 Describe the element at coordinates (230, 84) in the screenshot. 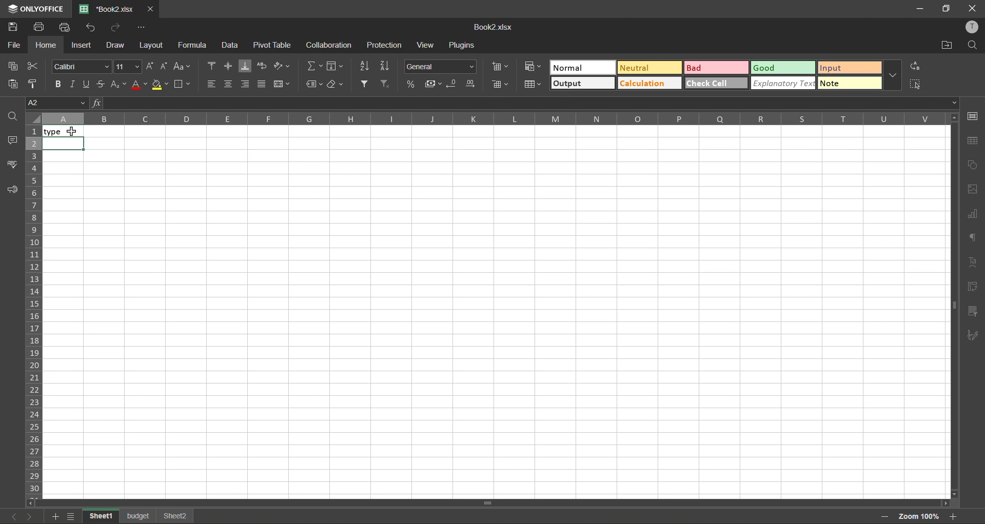

I see `align center` at that location.